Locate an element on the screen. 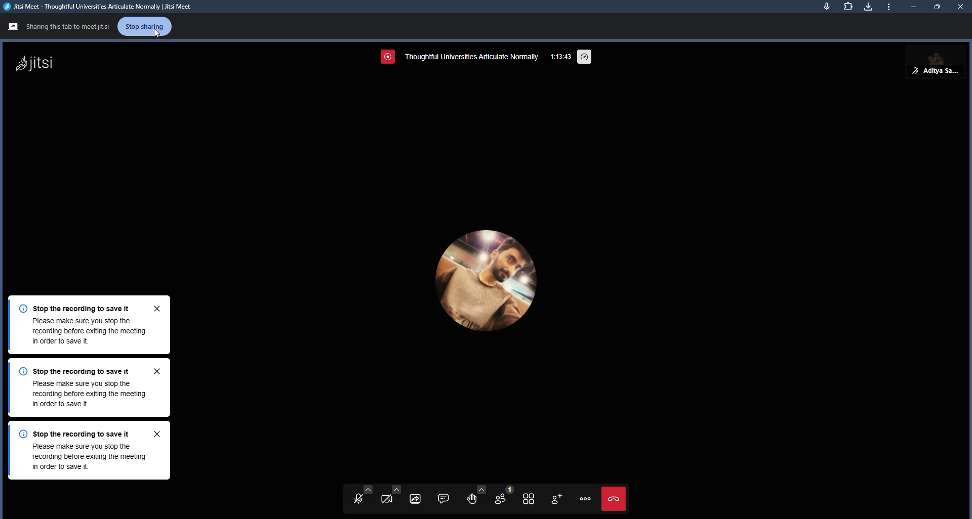 Image resolution: width=972 pixels, height=519 pixels. raise hand is located at coordinates (468, 498).